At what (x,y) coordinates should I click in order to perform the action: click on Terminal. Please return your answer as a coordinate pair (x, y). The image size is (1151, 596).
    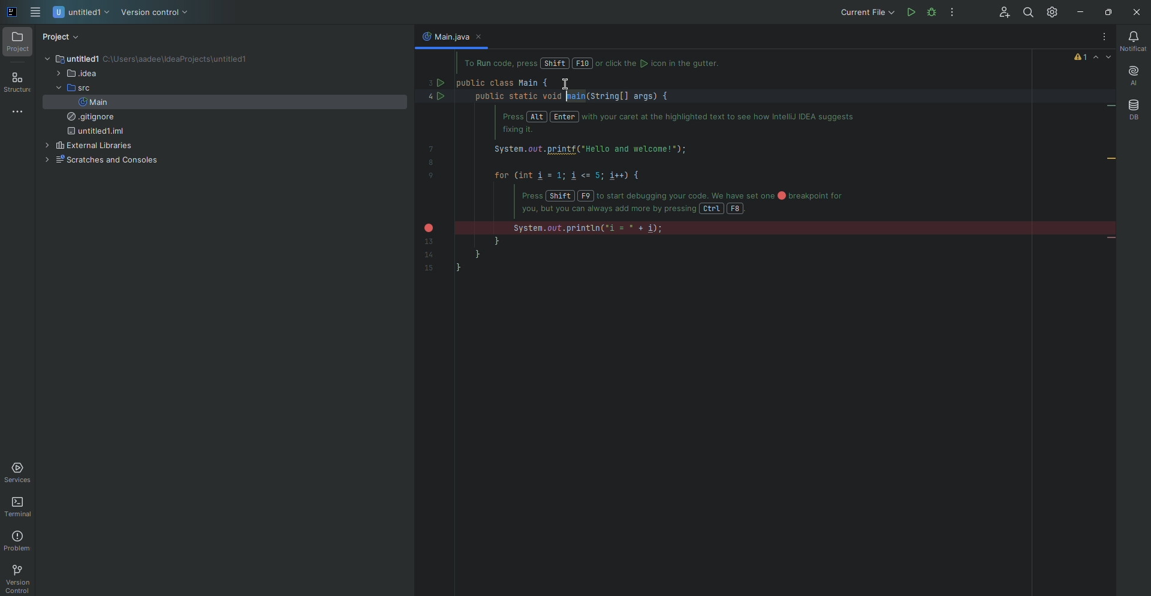
    Looking at the image, I should click on (20, 507).